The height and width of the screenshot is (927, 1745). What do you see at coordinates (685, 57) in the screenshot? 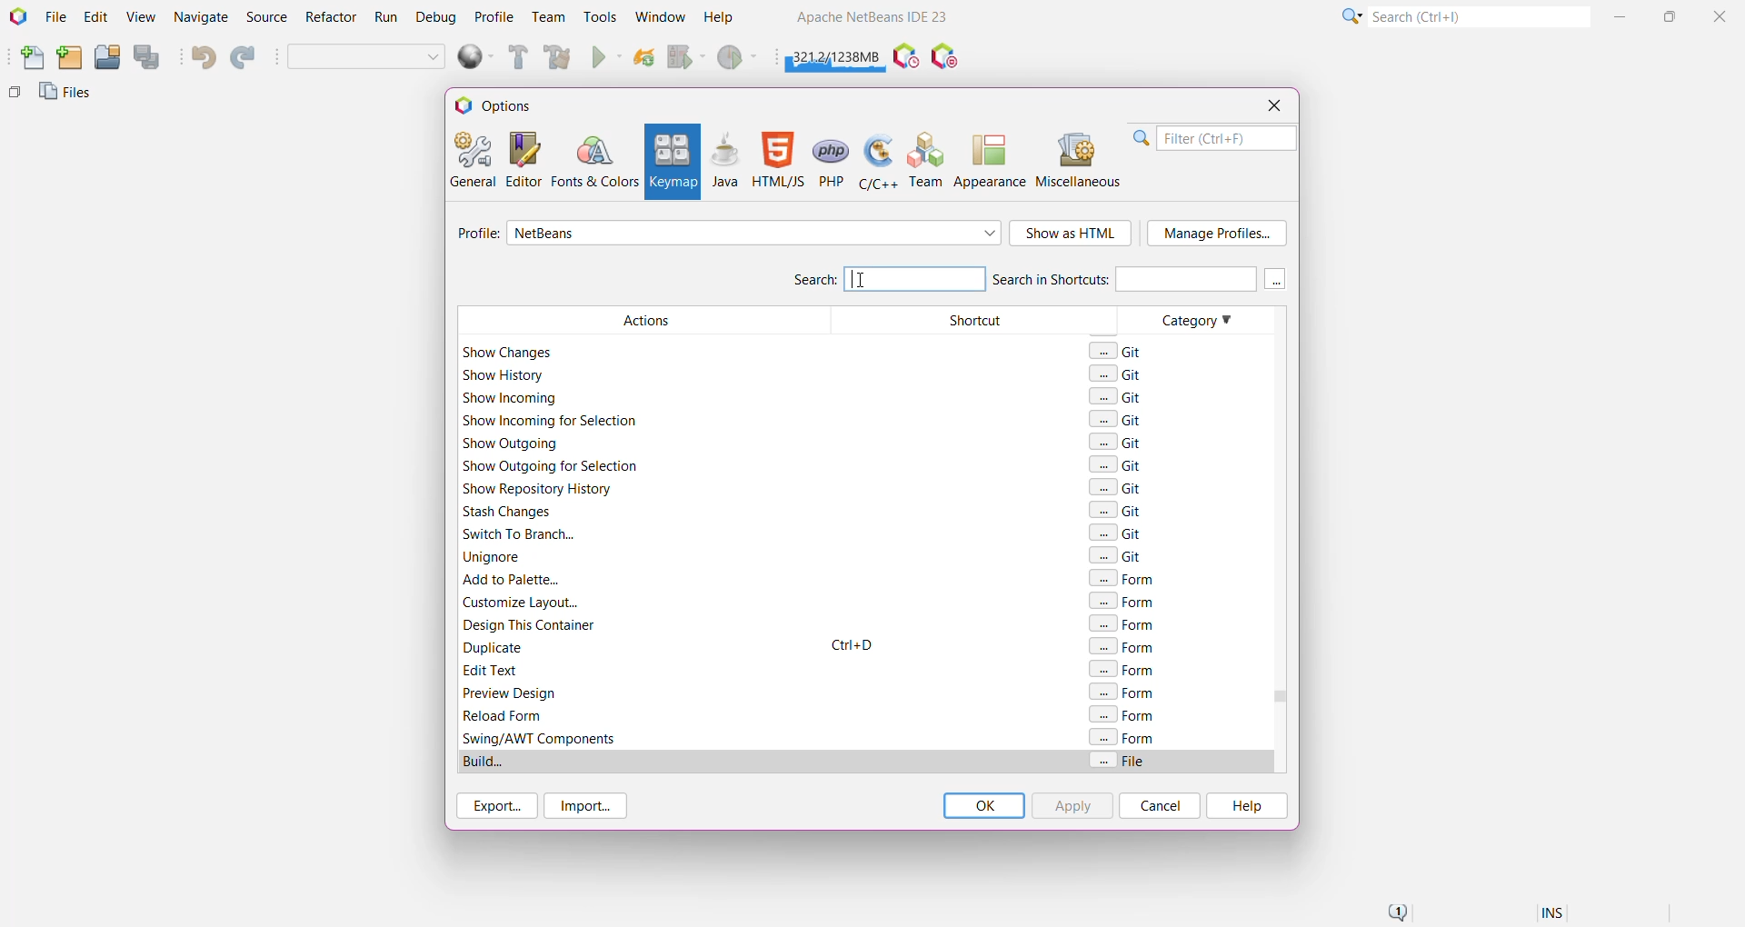
I see `Debug Main Project` at bounding box center [685, 57].